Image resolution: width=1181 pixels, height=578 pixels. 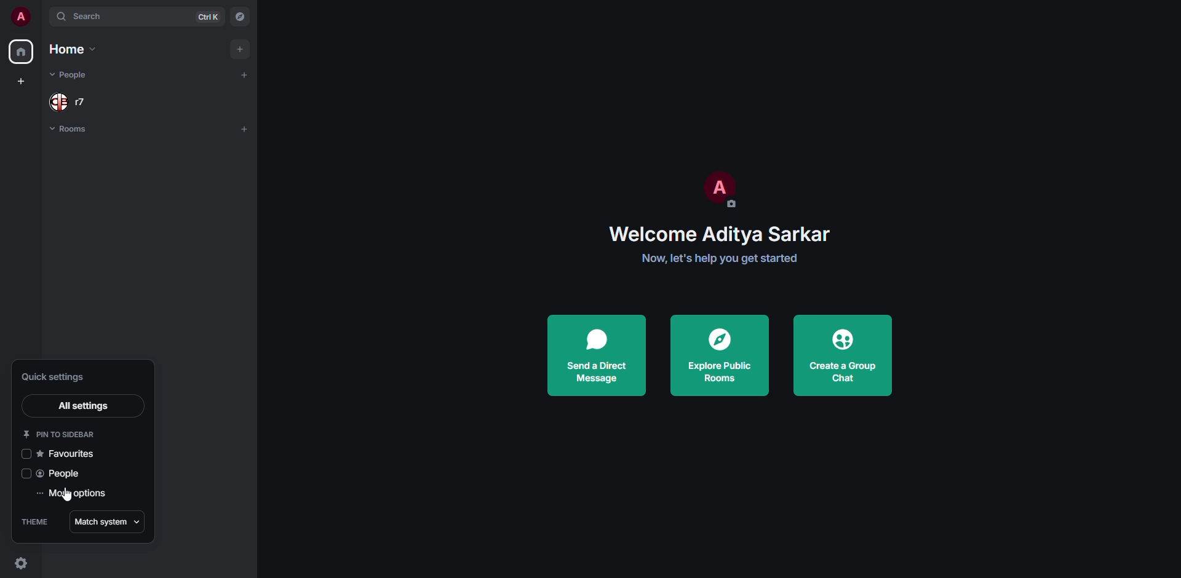 What do you see at coordinates (74, 102) in the screenshot?
I see `people` at bounding box center [74, 102].